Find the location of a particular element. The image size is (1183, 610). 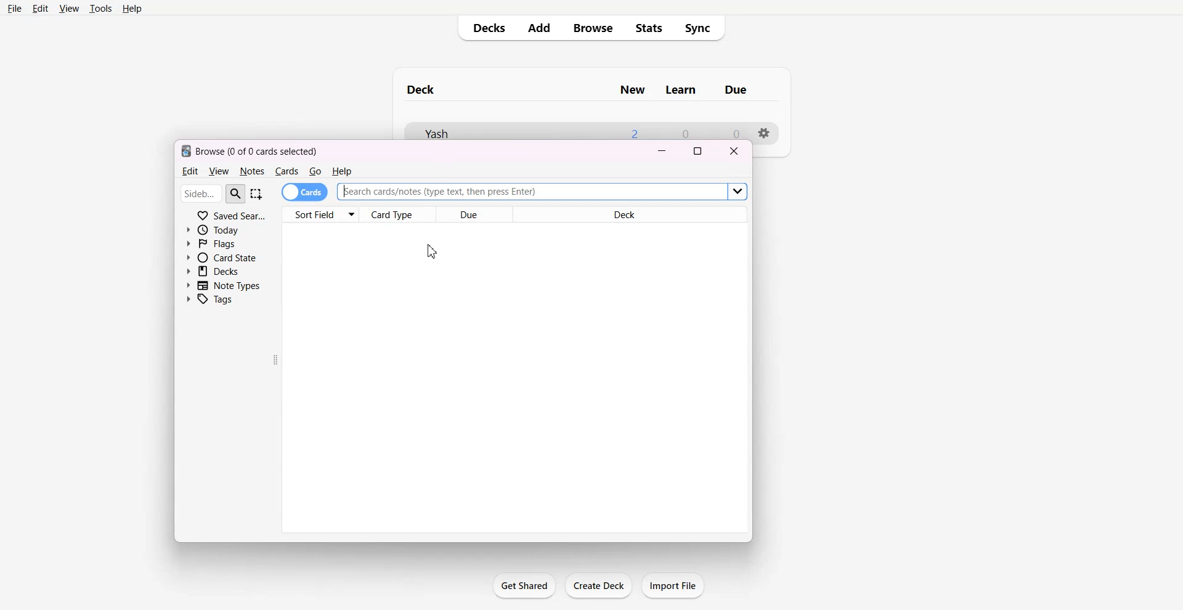

Help is located at coordinates (342, 172).